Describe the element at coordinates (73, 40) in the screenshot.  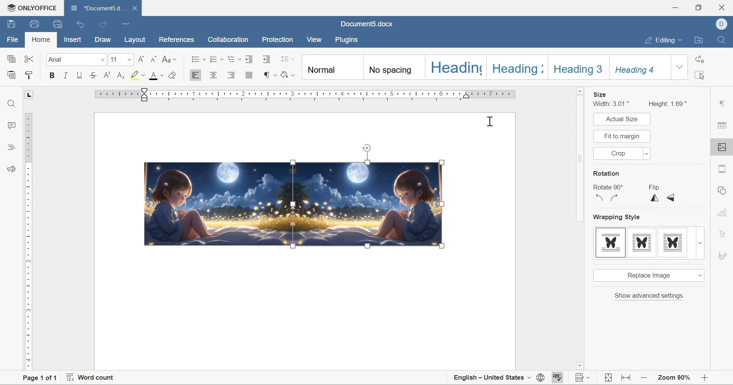
I see `insert` at that location.